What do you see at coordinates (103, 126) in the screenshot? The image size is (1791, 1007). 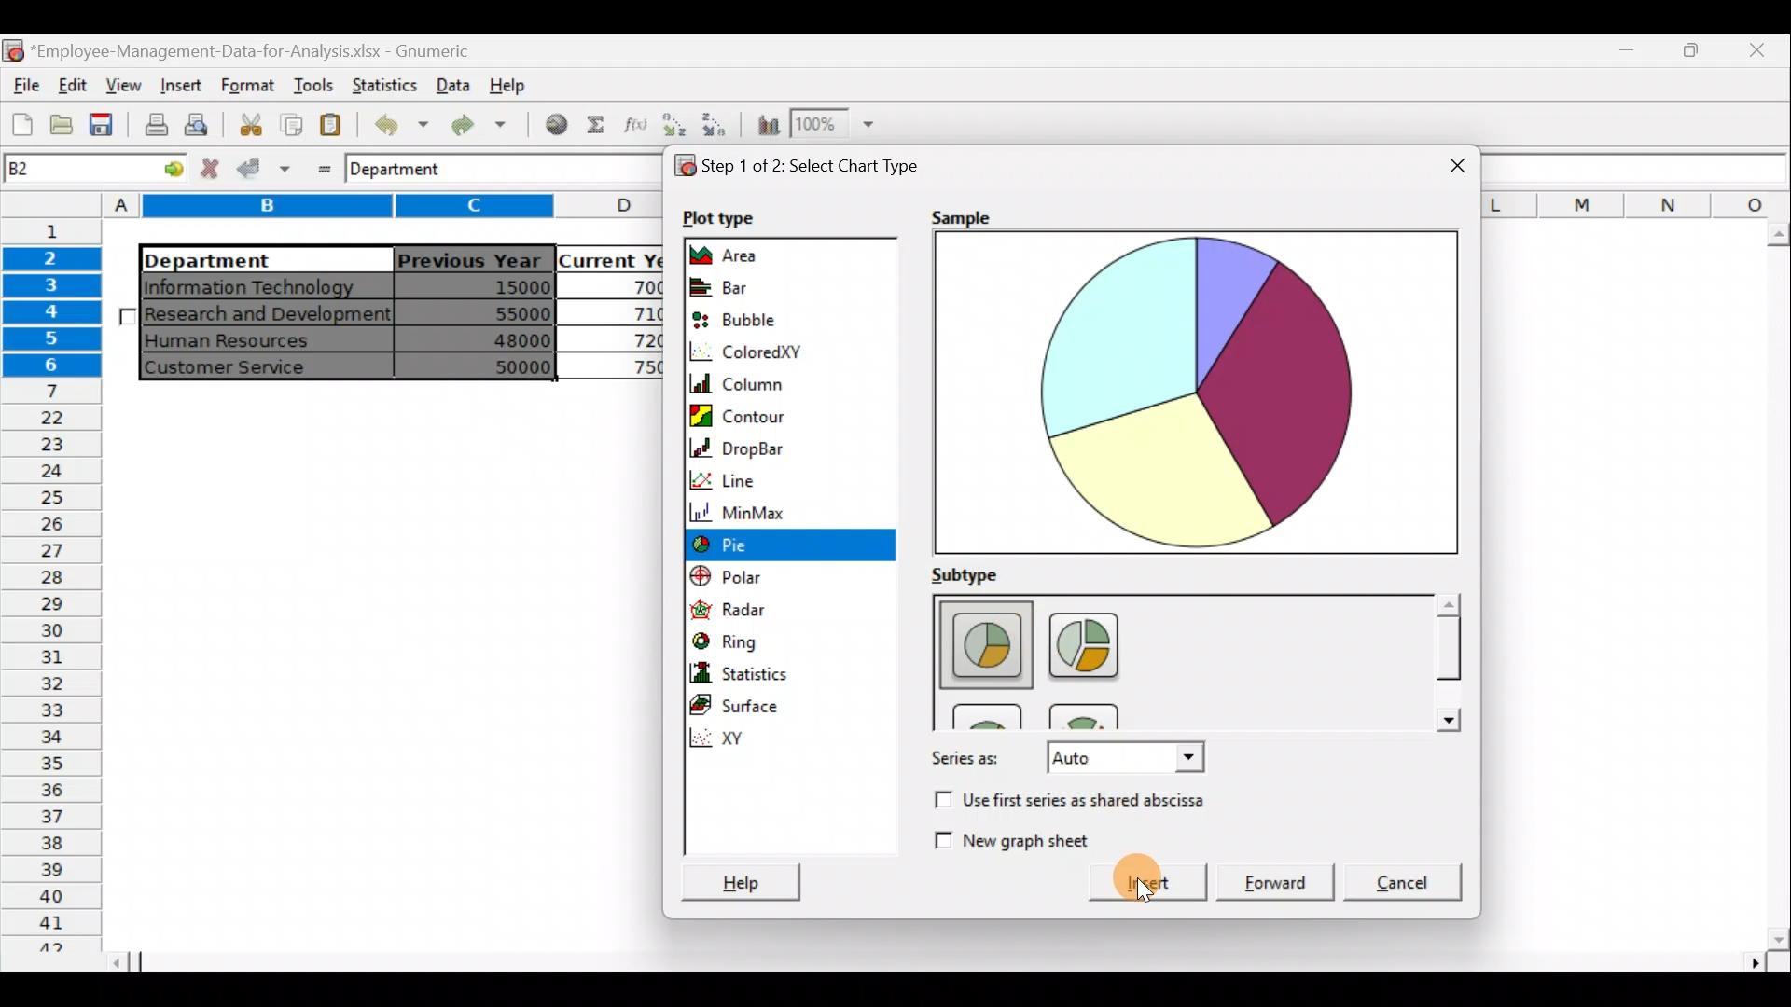 I see `Save the current workbook` at bounding box center [103, 126].